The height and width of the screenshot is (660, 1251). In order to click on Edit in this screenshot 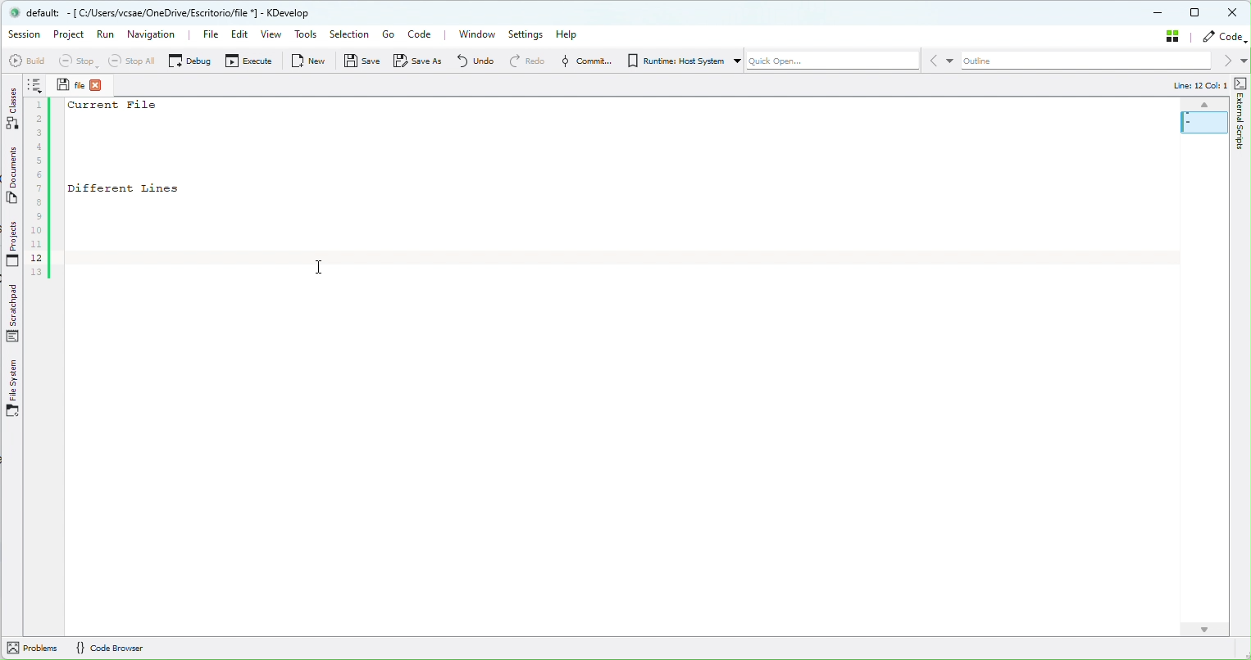, I will do `click(239, 34)`.